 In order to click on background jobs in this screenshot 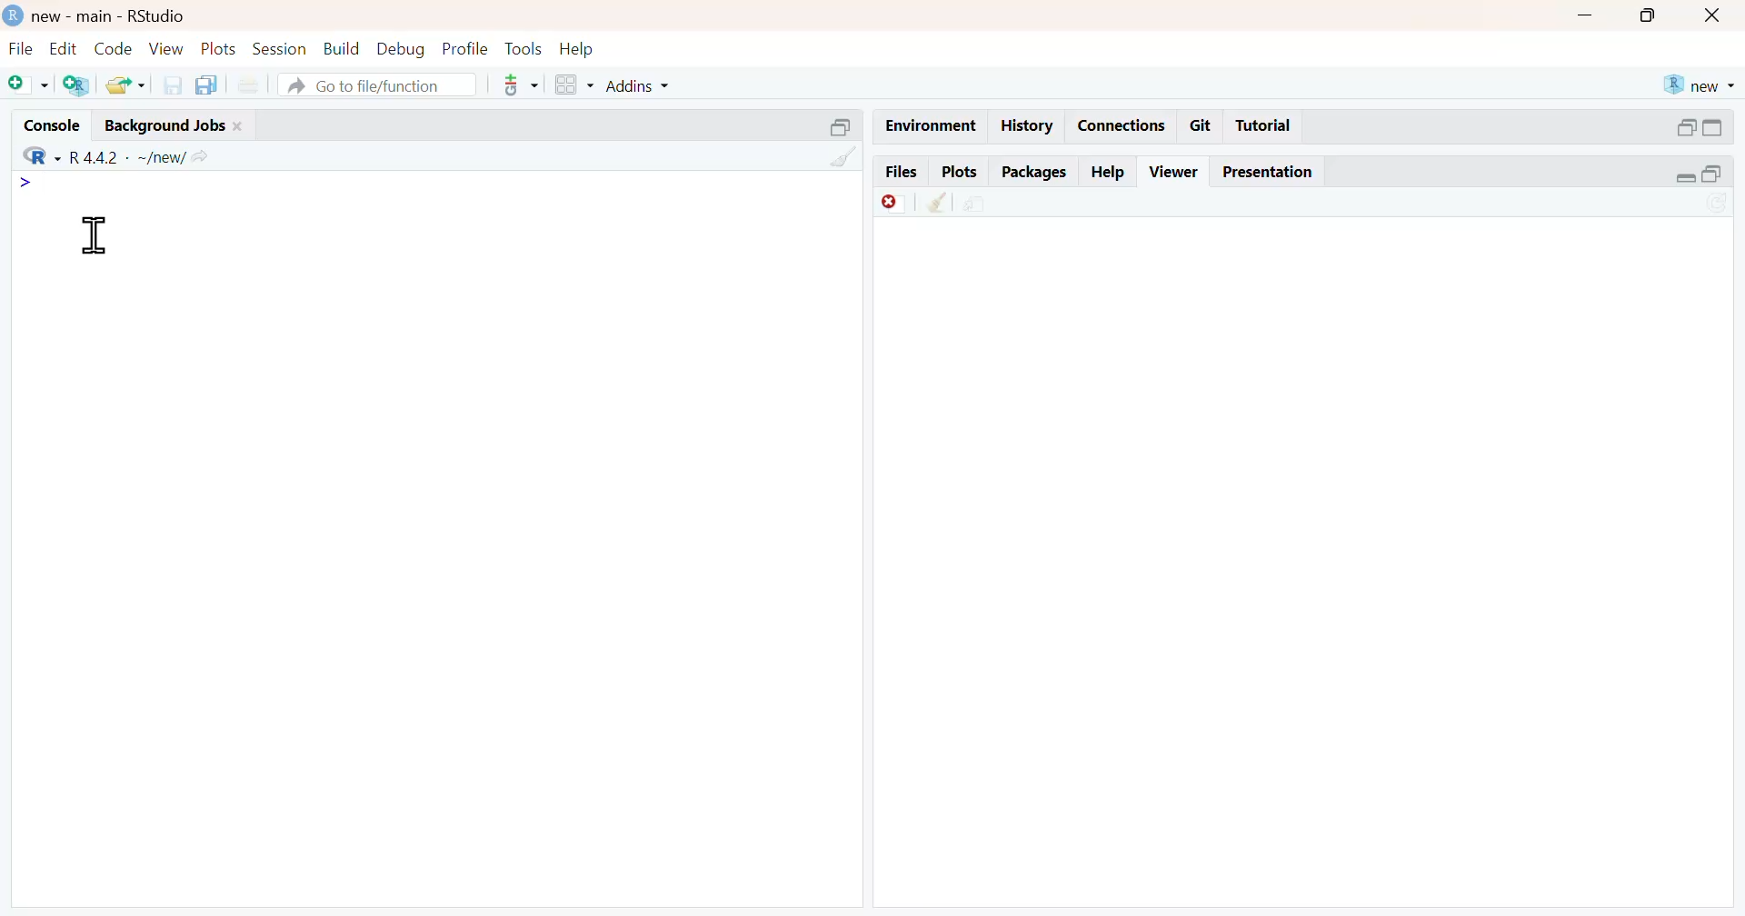, I will do `click(174, 127)`.